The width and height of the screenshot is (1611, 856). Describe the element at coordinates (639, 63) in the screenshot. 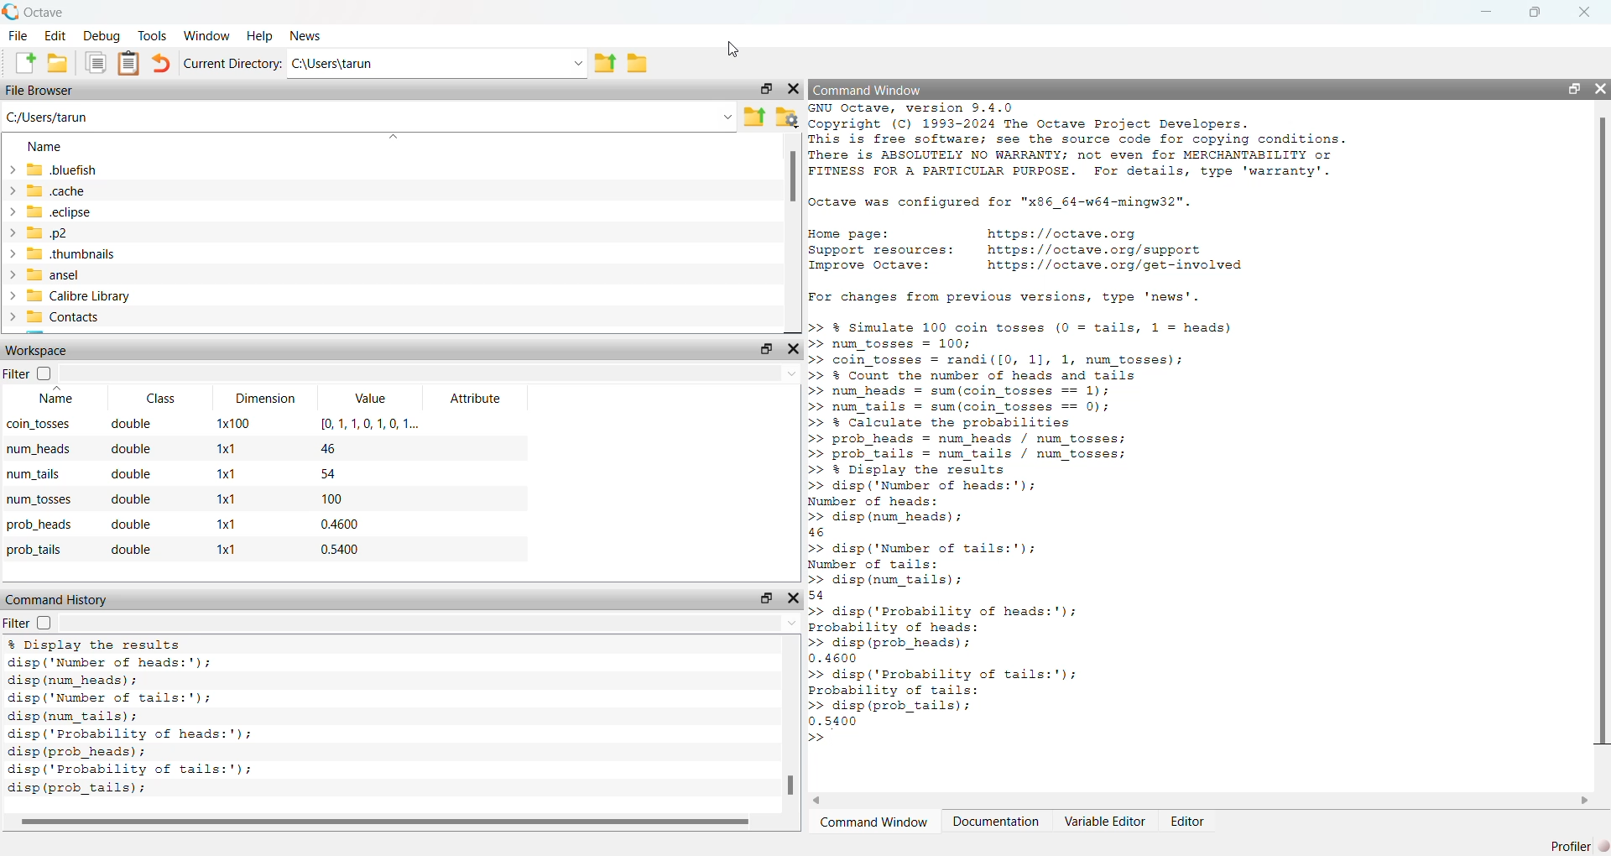

I see `Folder` at that location.